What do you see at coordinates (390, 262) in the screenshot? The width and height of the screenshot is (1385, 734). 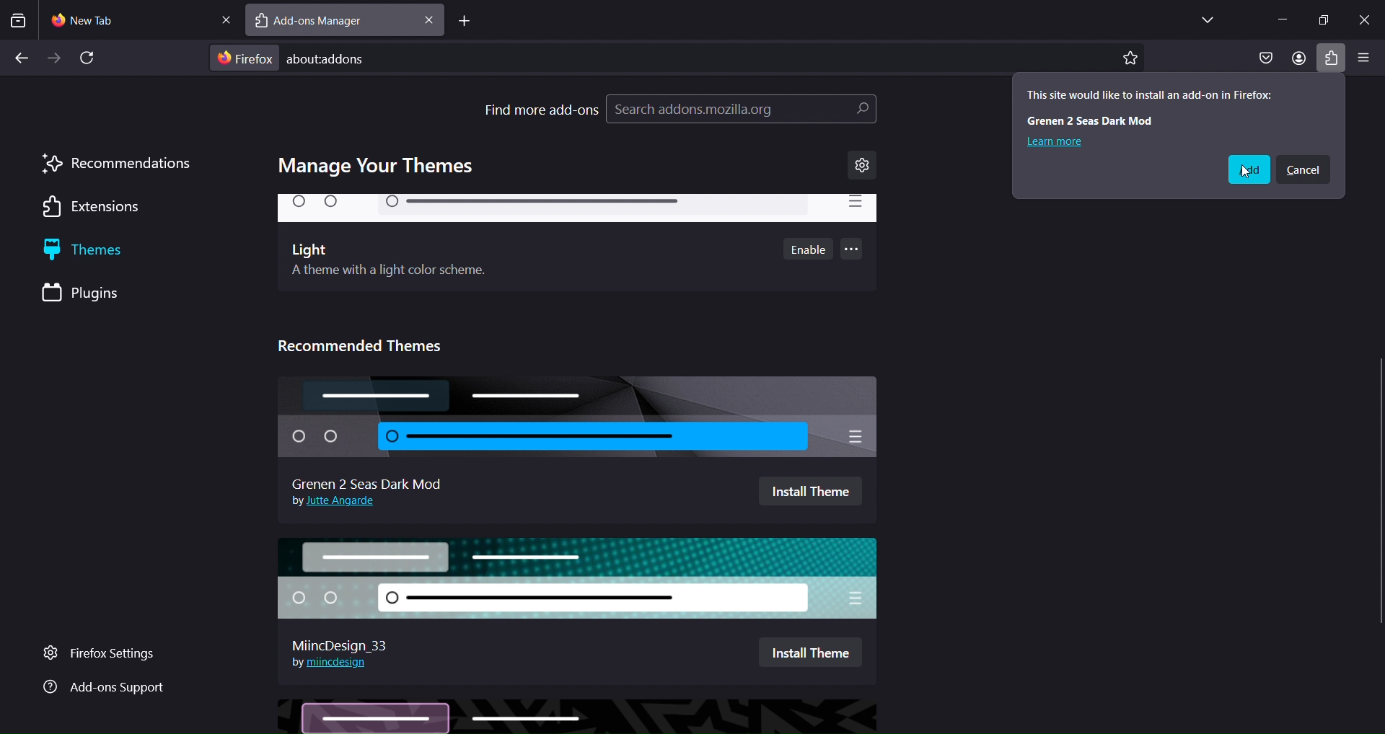 I see `Light A theme with a light color scheme.` at bounding box center [390, 262].